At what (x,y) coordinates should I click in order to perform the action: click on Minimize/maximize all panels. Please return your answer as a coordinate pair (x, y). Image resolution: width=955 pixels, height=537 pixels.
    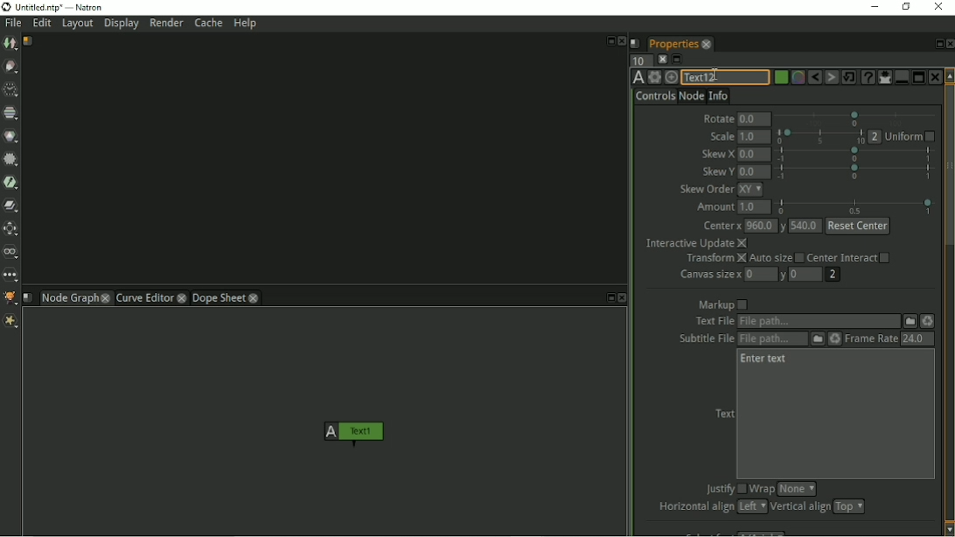
    Looking at the image, I should click on (678, 59).